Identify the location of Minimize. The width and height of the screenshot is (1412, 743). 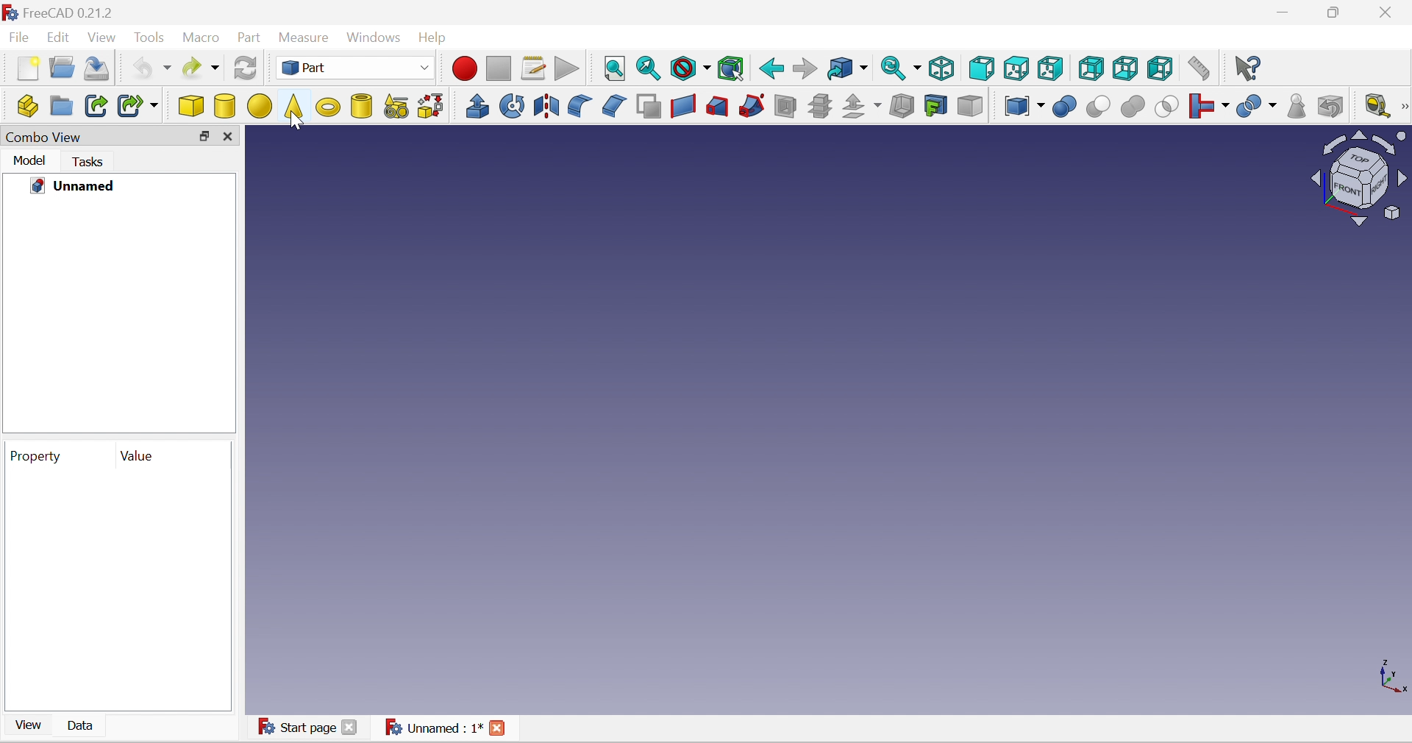
(1287, 13).